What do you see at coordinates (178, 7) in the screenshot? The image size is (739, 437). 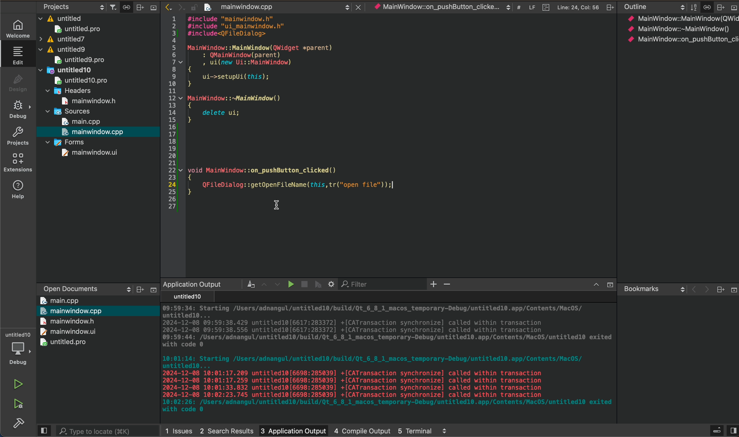 I see `forward` at bounding box center [178, 7].